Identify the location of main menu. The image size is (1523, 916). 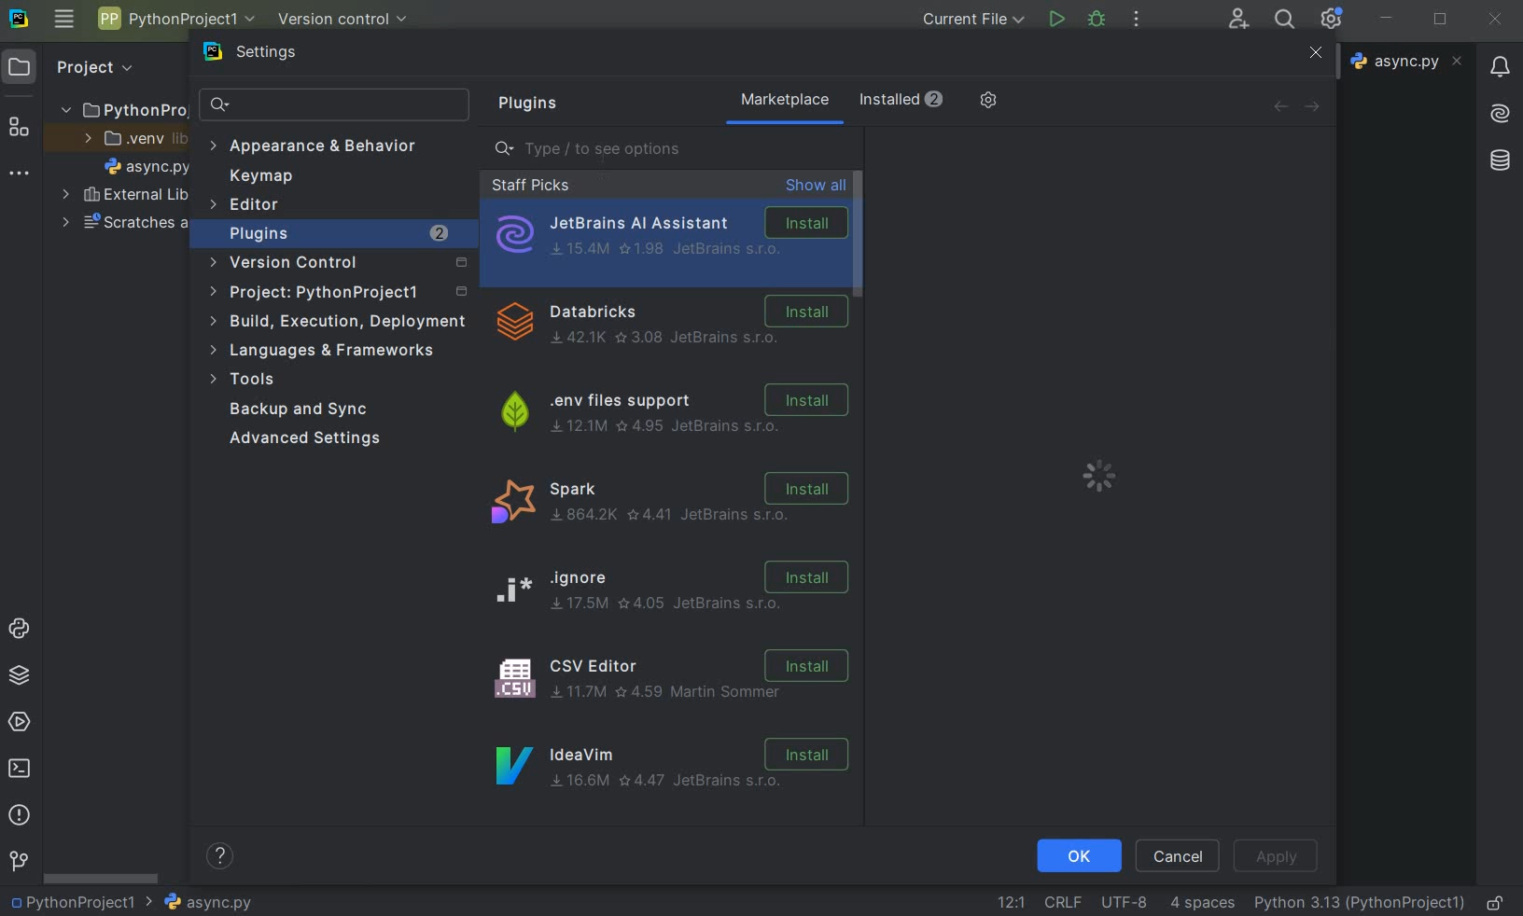
(64, 22).